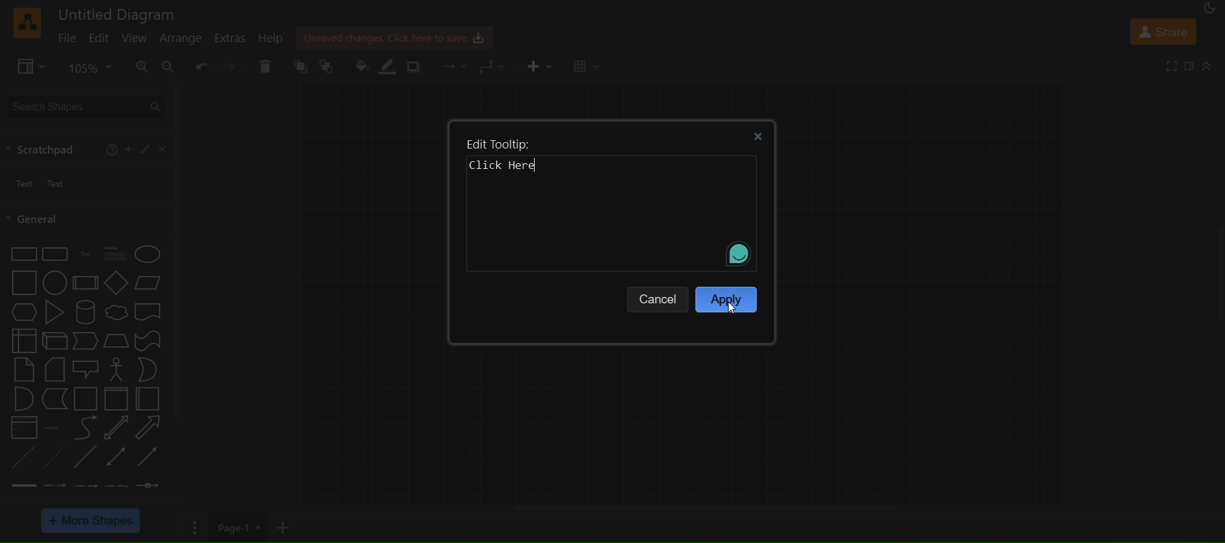  What do you see at coordinates (26, 24) in the screenshot?
I see `logo` at bounding box center [26, 24].